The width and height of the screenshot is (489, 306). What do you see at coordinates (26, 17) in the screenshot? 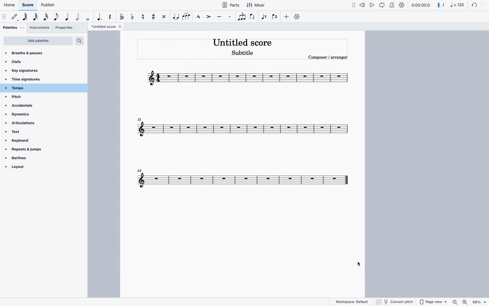
I see `64th note` at bounding box center [26, 17].